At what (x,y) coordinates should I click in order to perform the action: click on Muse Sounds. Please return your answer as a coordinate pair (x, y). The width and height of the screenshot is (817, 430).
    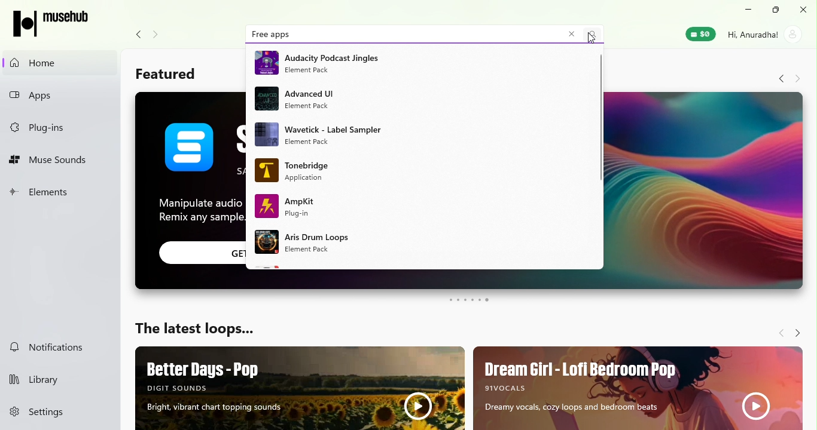
    Looking at the image, I should click on (56, 161).